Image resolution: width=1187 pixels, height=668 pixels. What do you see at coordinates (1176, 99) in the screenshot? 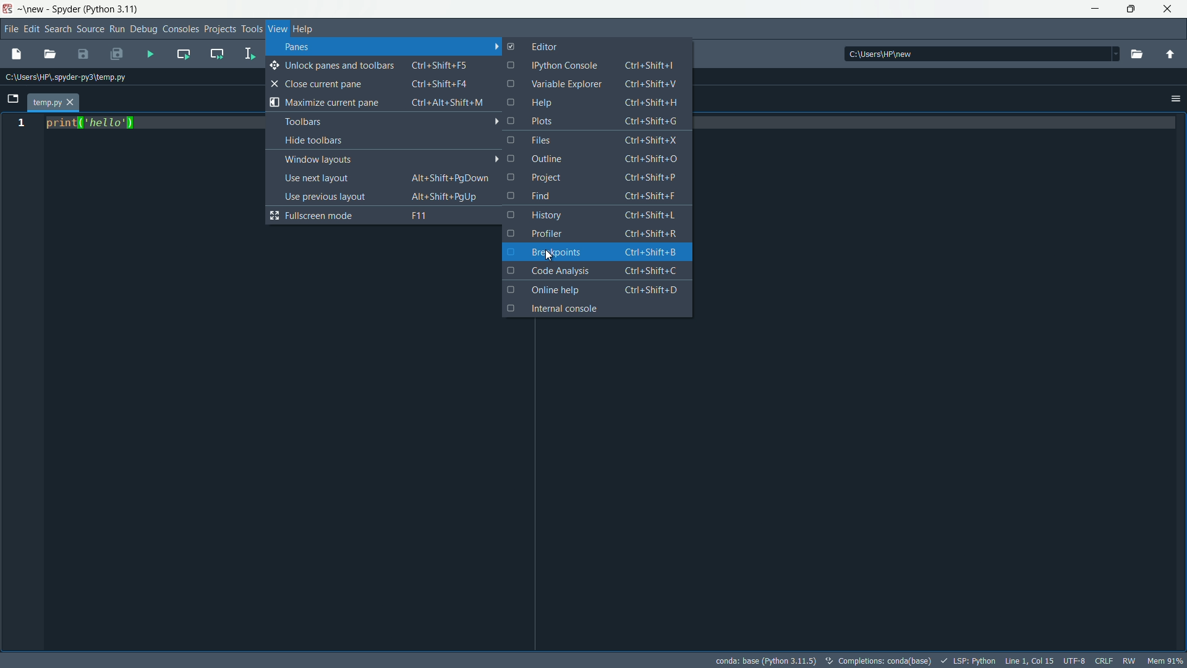
I see `options` at bounding box center [1176, 99].